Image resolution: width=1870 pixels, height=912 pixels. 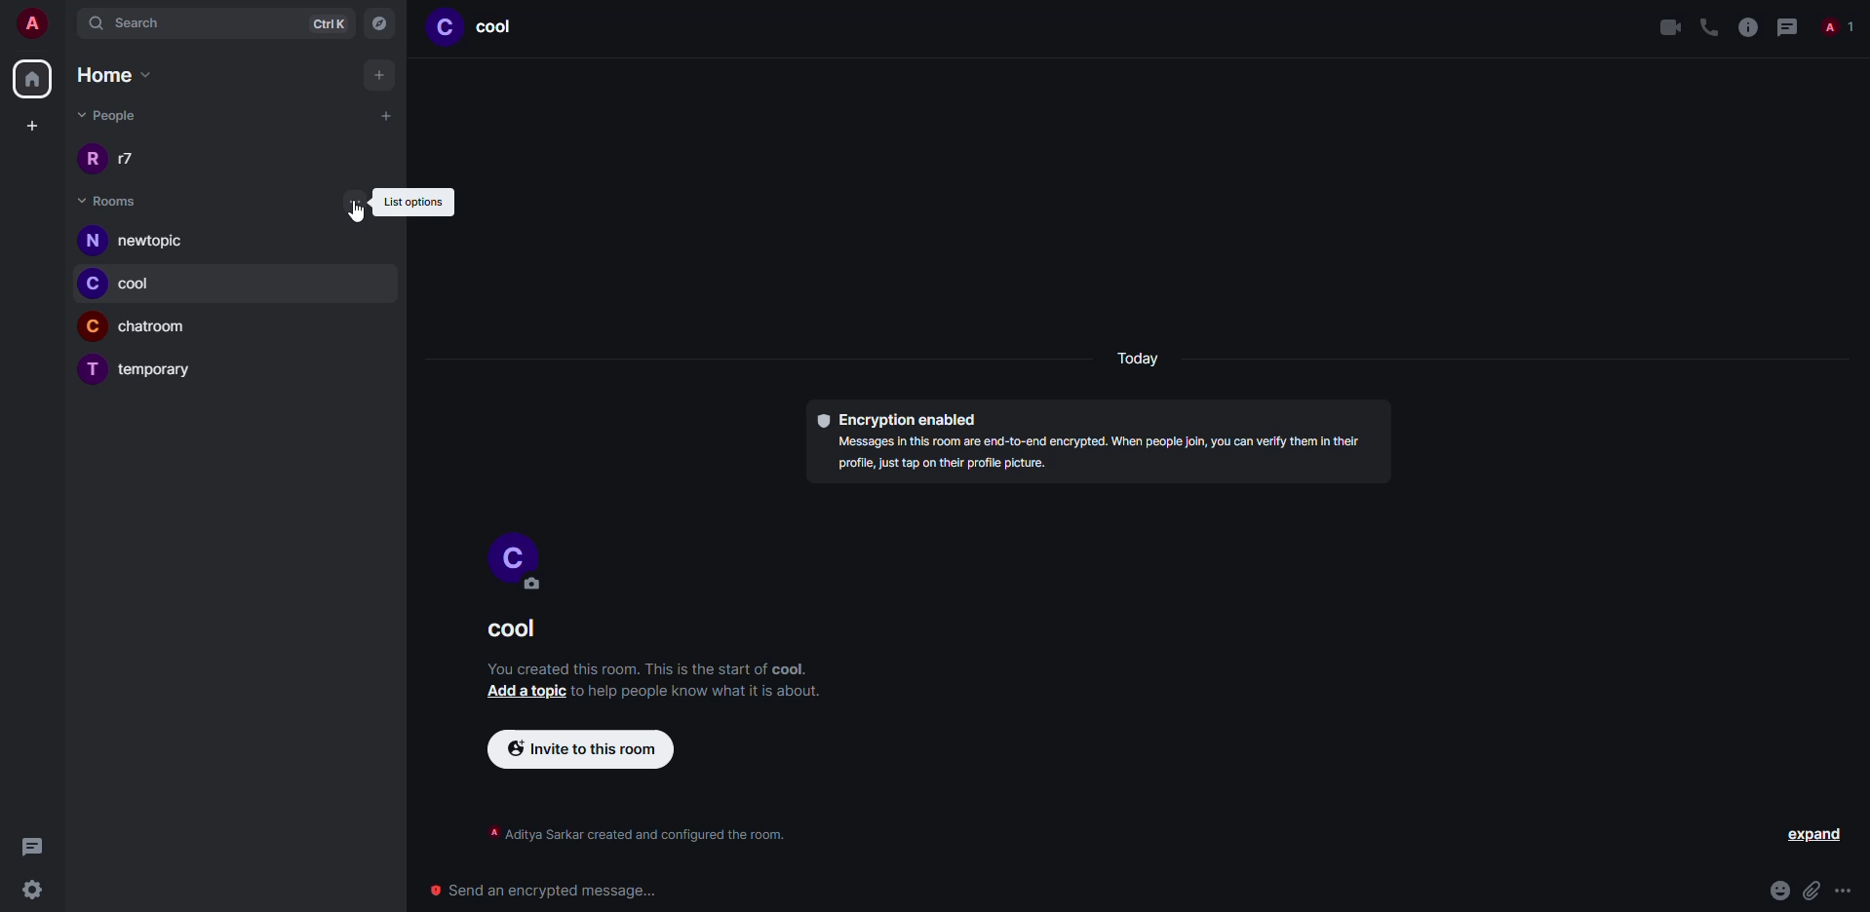 What do you see at coordinates (379, 74) in the screenshot?
I see `add` at bounding box center [379, 74].